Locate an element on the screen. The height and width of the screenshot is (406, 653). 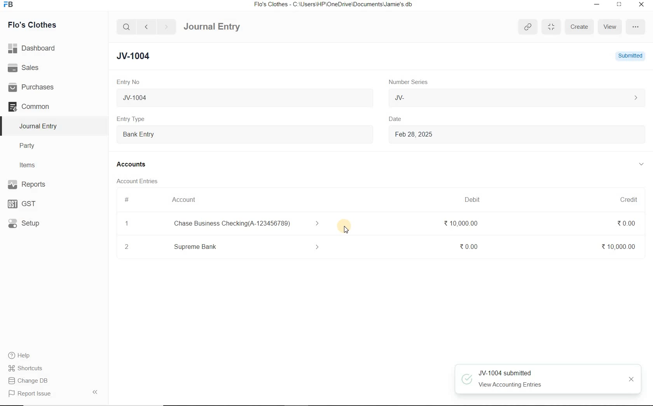
Items is located at coordinates (31, 164).